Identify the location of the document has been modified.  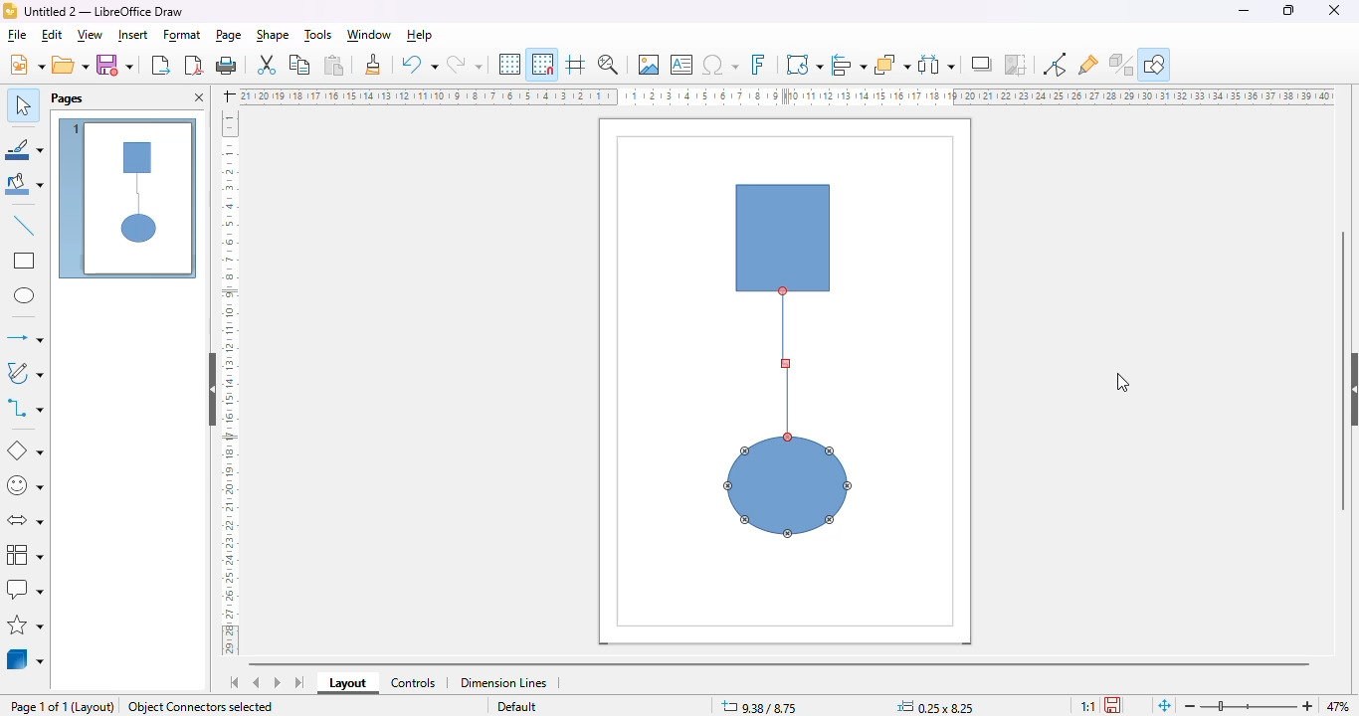
(1114, 704).